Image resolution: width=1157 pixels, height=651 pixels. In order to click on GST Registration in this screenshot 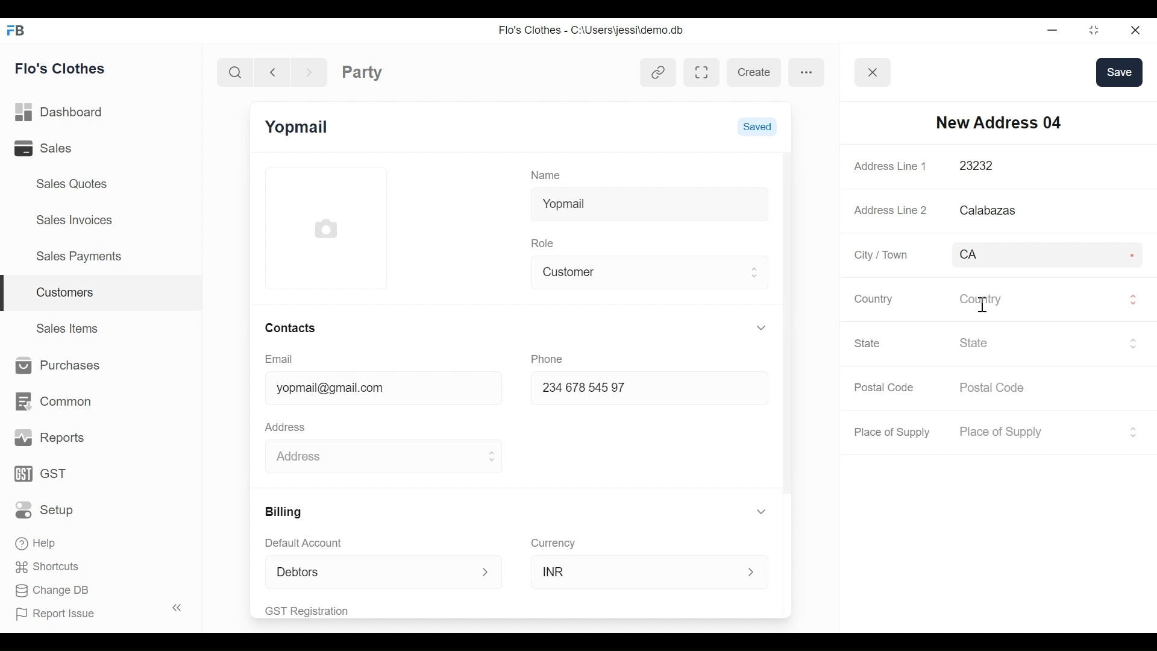, I will do `click(322, 611)`.